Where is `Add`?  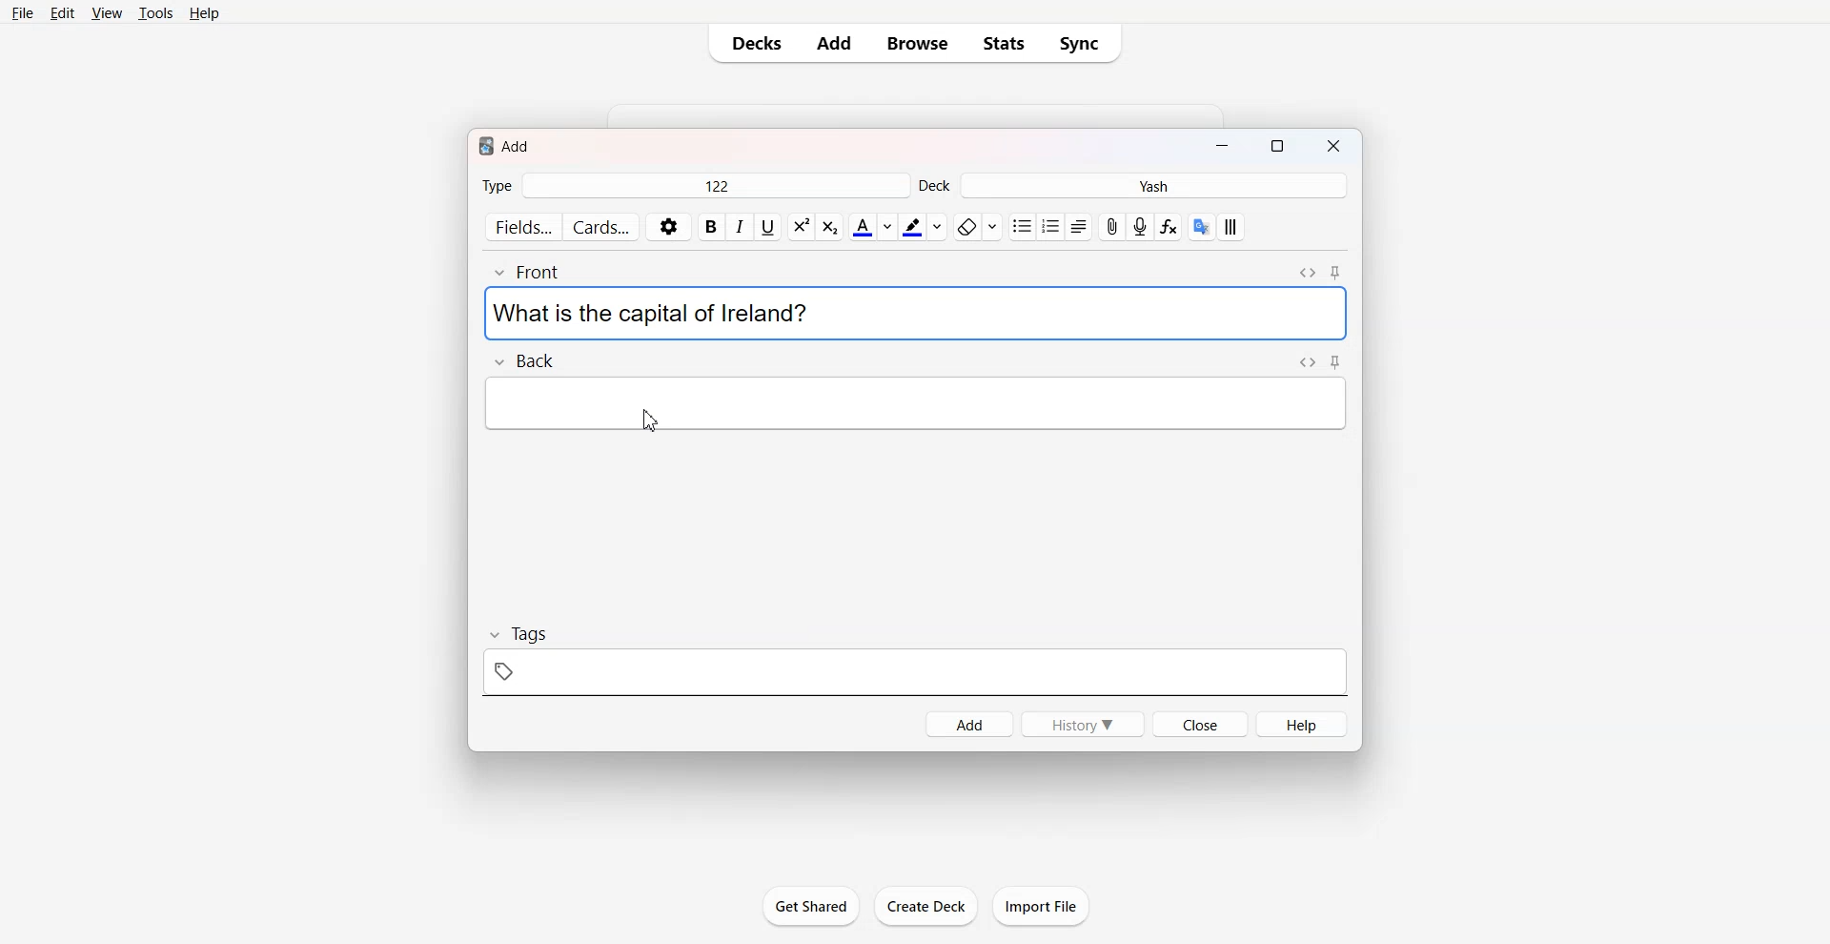 Add is located at coordinates (834, 43).